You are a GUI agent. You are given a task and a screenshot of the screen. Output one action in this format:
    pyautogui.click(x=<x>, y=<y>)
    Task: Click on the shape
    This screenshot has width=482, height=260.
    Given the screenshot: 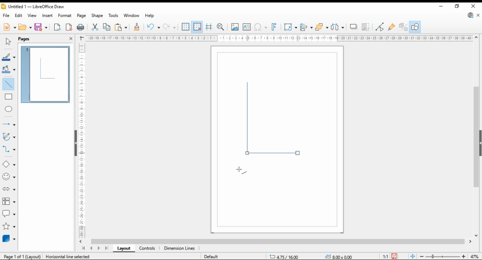 What is the action you would take?
    pyautogui.click(x=98, y=16)
    